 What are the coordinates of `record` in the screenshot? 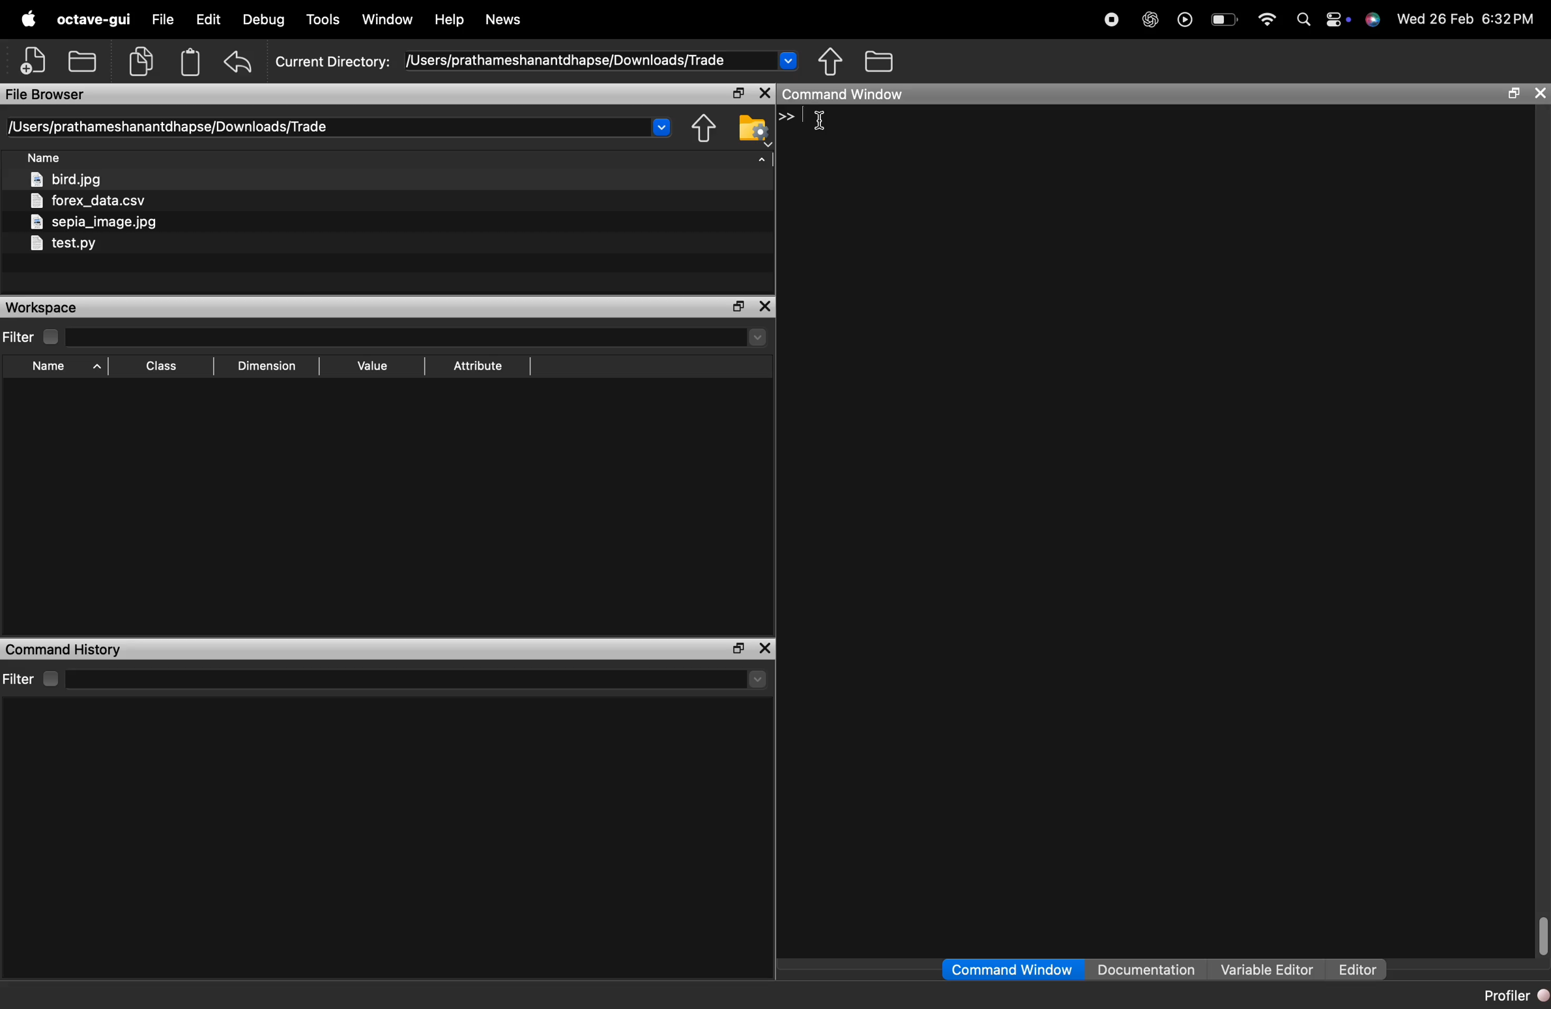 It's located at (1110, 18).